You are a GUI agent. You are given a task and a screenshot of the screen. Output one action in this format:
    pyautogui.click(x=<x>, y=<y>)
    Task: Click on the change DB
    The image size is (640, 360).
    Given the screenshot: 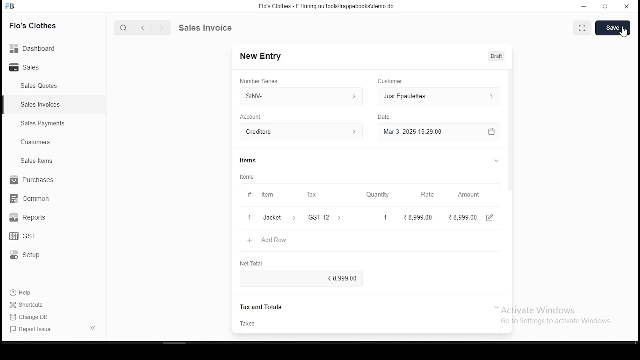 What is the action you would take?
    pyautogui.click(x=37, y=317)
    